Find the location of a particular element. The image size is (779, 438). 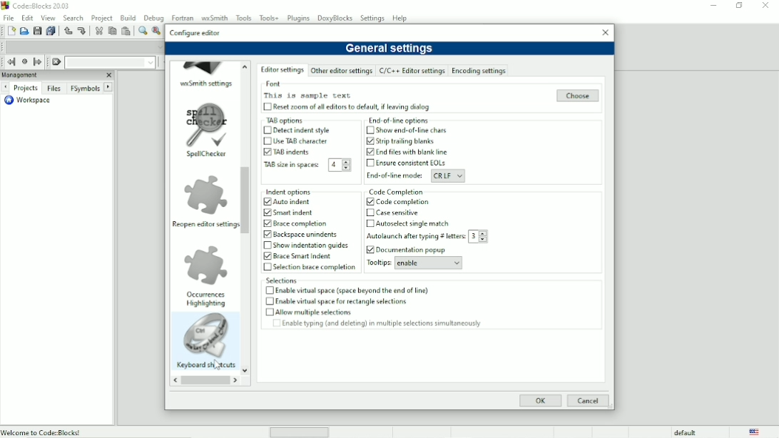

 is located at coordinates (369, 152).